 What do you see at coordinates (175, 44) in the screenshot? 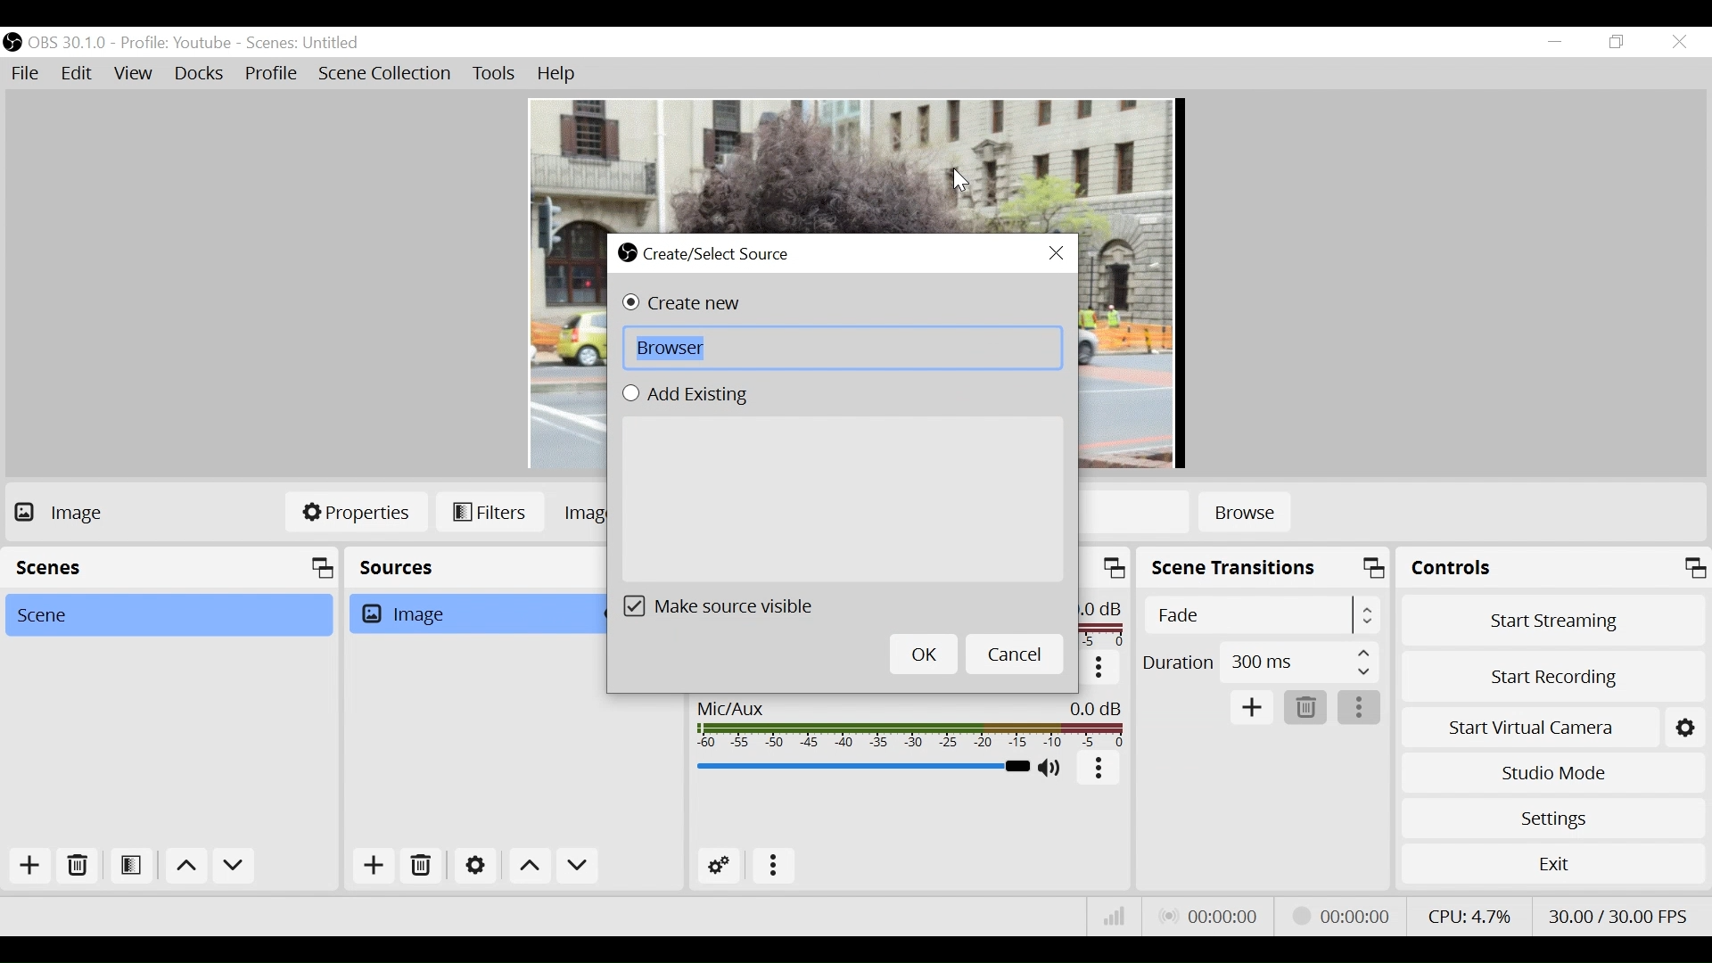
I see `Profile: Youtube` at bounding box center [175, 44].